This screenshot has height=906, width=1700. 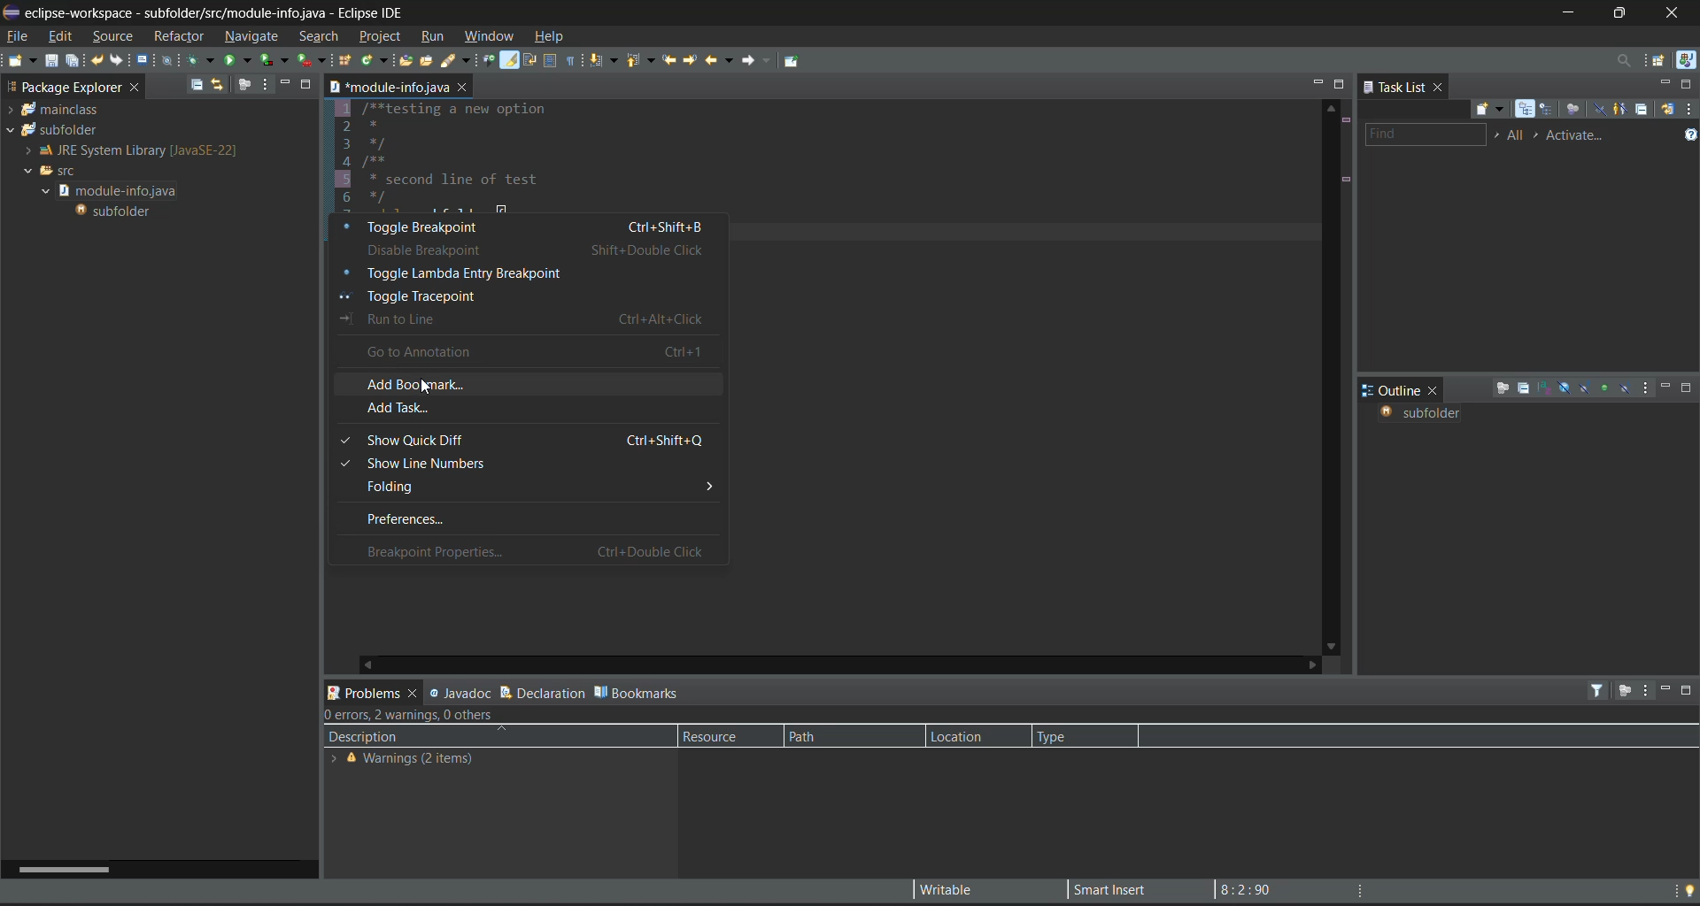 I want to click on writable, so click(x=952, y=890).